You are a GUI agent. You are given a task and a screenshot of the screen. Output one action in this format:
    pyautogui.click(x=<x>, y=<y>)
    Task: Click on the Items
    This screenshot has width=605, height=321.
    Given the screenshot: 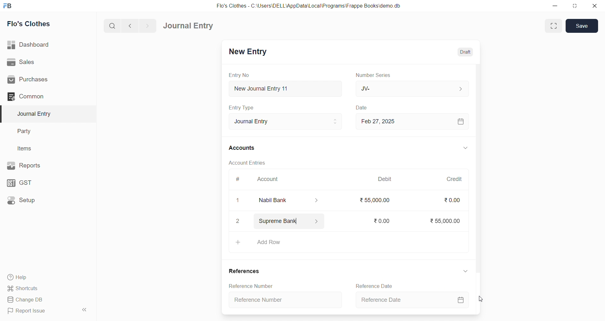 What is the action you would take?
    pyautogui.click(x=27, y=148)
    